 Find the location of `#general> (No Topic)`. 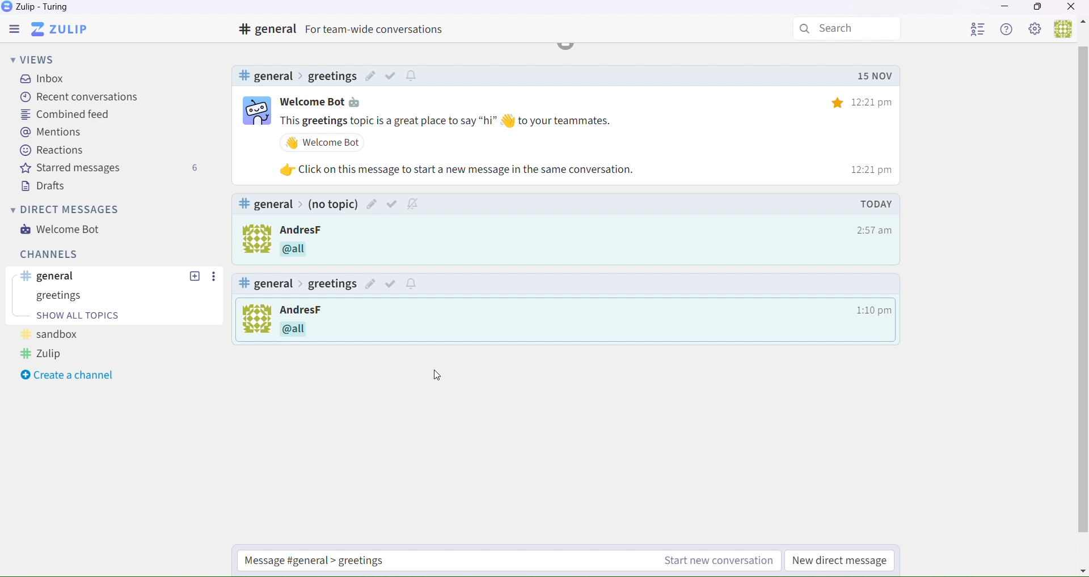

#general> (No Topic) is located at coordinates (298, 203).